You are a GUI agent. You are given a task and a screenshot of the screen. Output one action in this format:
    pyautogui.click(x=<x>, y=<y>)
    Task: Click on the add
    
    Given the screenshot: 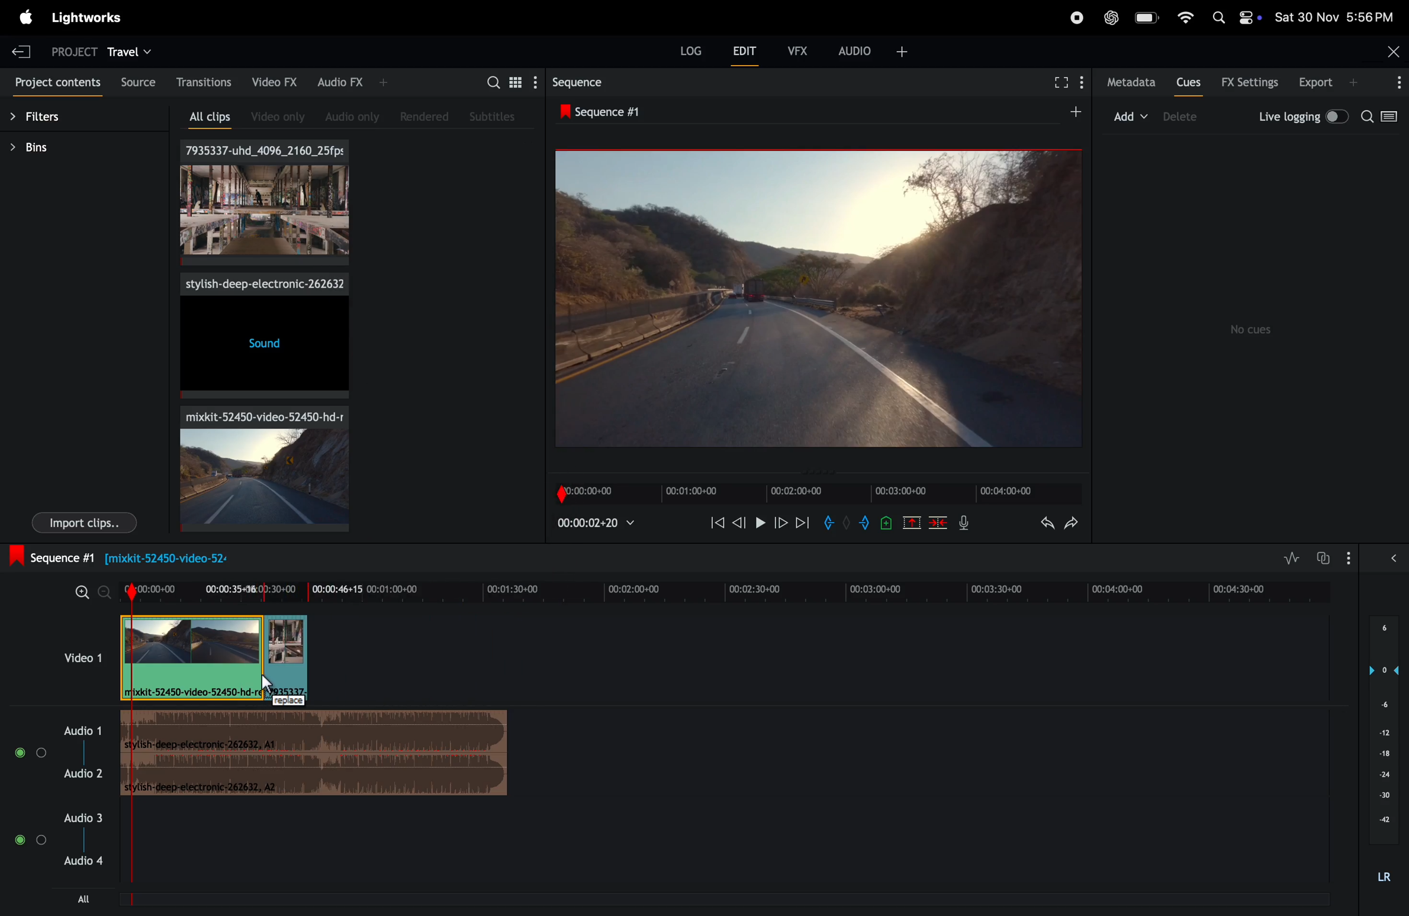 What is the action you would take?
    pyautogui.click(x=1129, y=115)
    